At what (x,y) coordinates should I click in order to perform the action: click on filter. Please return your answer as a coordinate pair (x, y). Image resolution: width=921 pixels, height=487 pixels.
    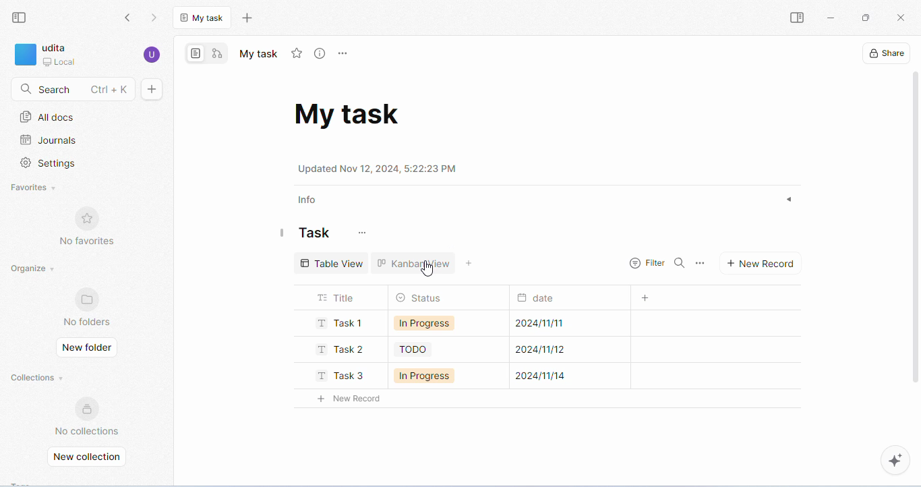
    Looking at the image, I should click on (647, 262).